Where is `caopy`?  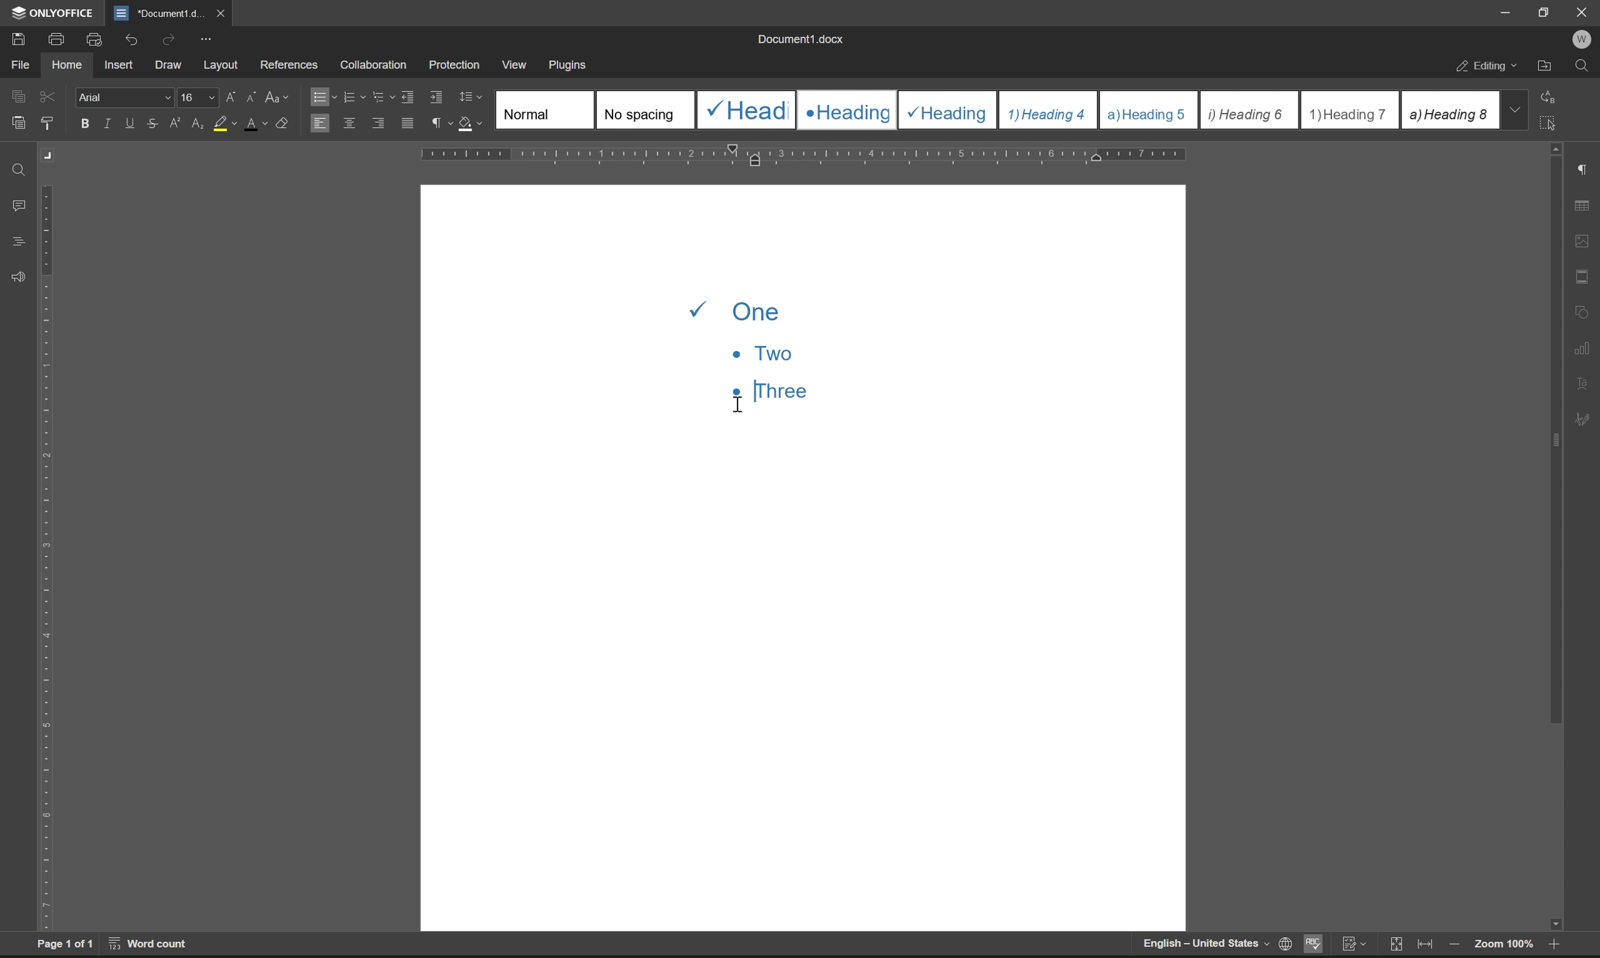 caopy is located at coordinates (16, 99).